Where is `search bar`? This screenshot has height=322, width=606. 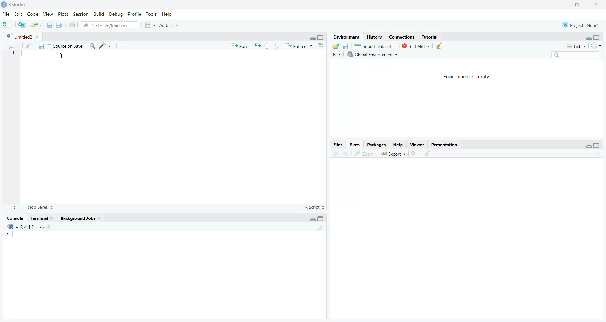
search bar is located at coordinates (577, 56).